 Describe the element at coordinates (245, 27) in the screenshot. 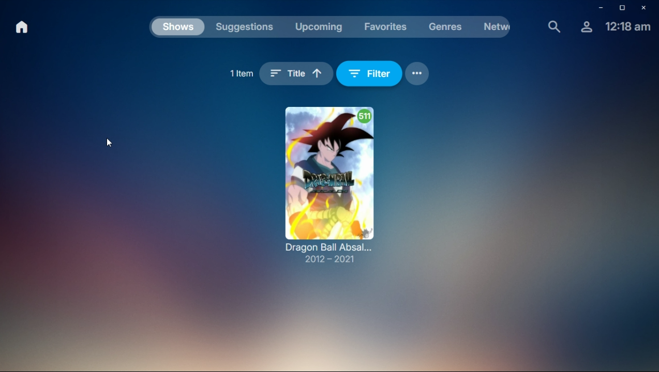

I see `suggestions` at that location.